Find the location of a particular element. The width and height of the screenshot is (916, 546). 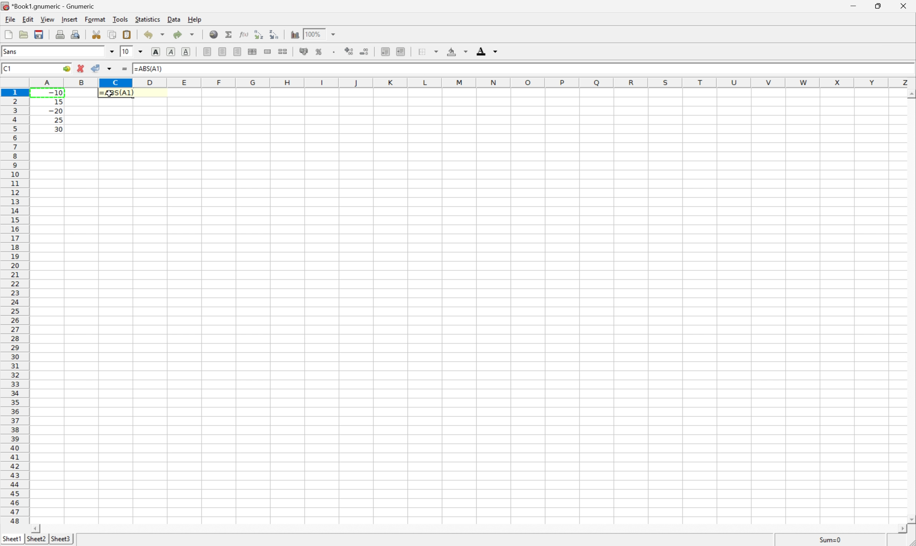

close is located at coordinates (902, 7).